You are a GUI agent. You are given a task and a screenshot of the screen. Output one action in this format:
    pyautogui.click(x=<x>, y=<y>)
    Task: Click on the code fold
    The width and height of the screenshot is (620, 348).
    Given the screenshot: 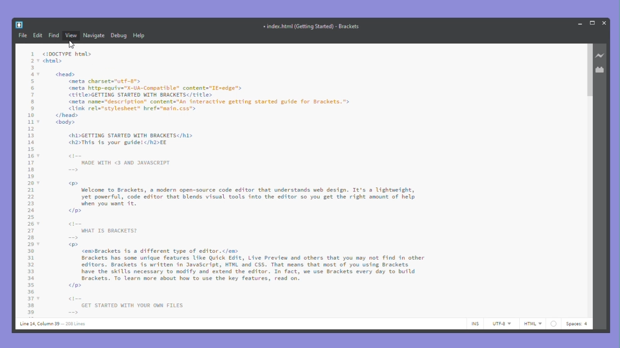 What is the action you would take?
    pyautogui.click(x=39, y=245)
    